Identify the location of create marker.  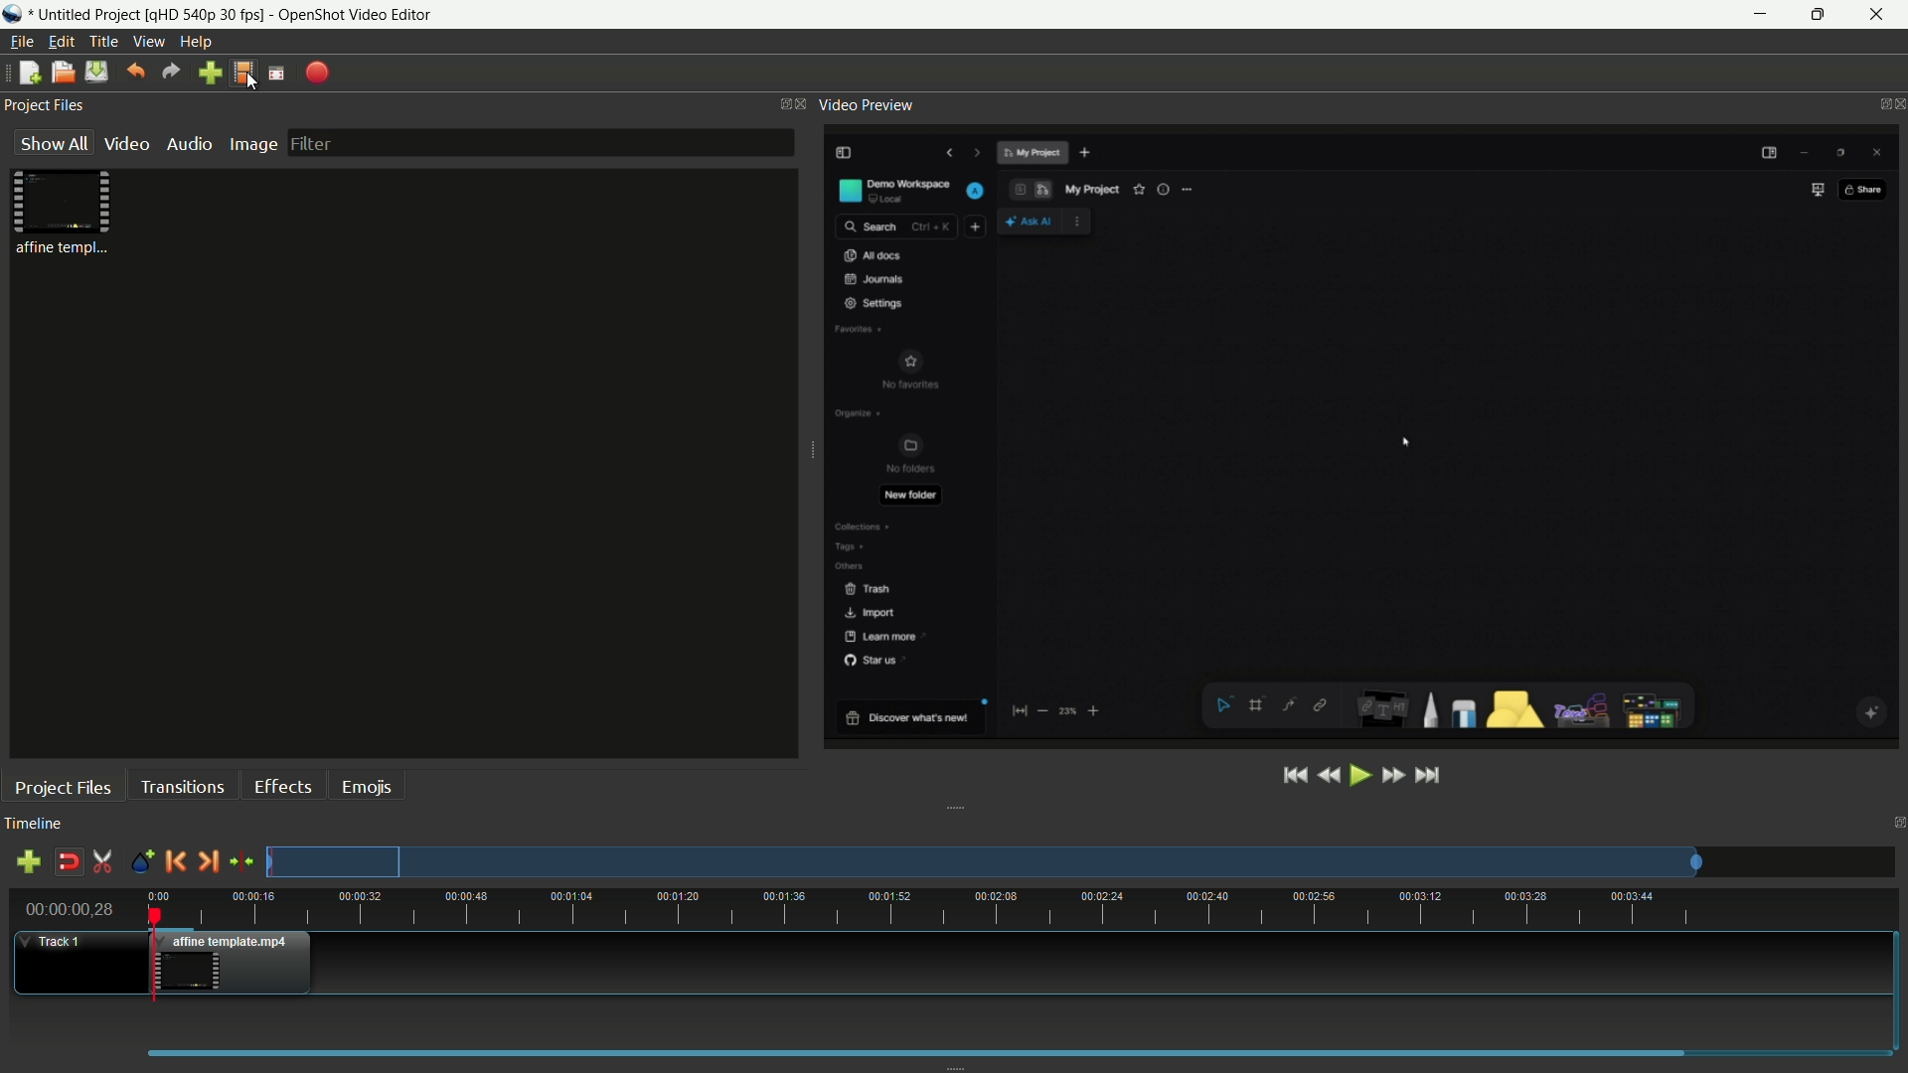
(142, 863).